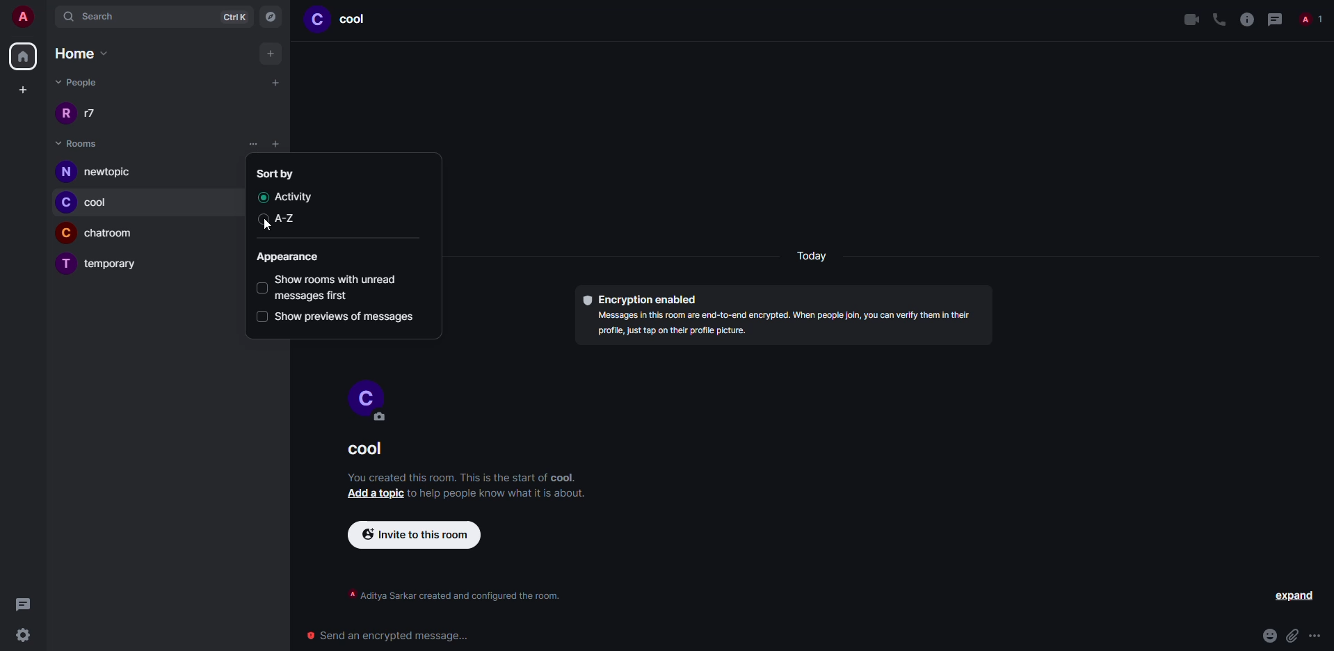  I want to click on add, so click(272, 83).